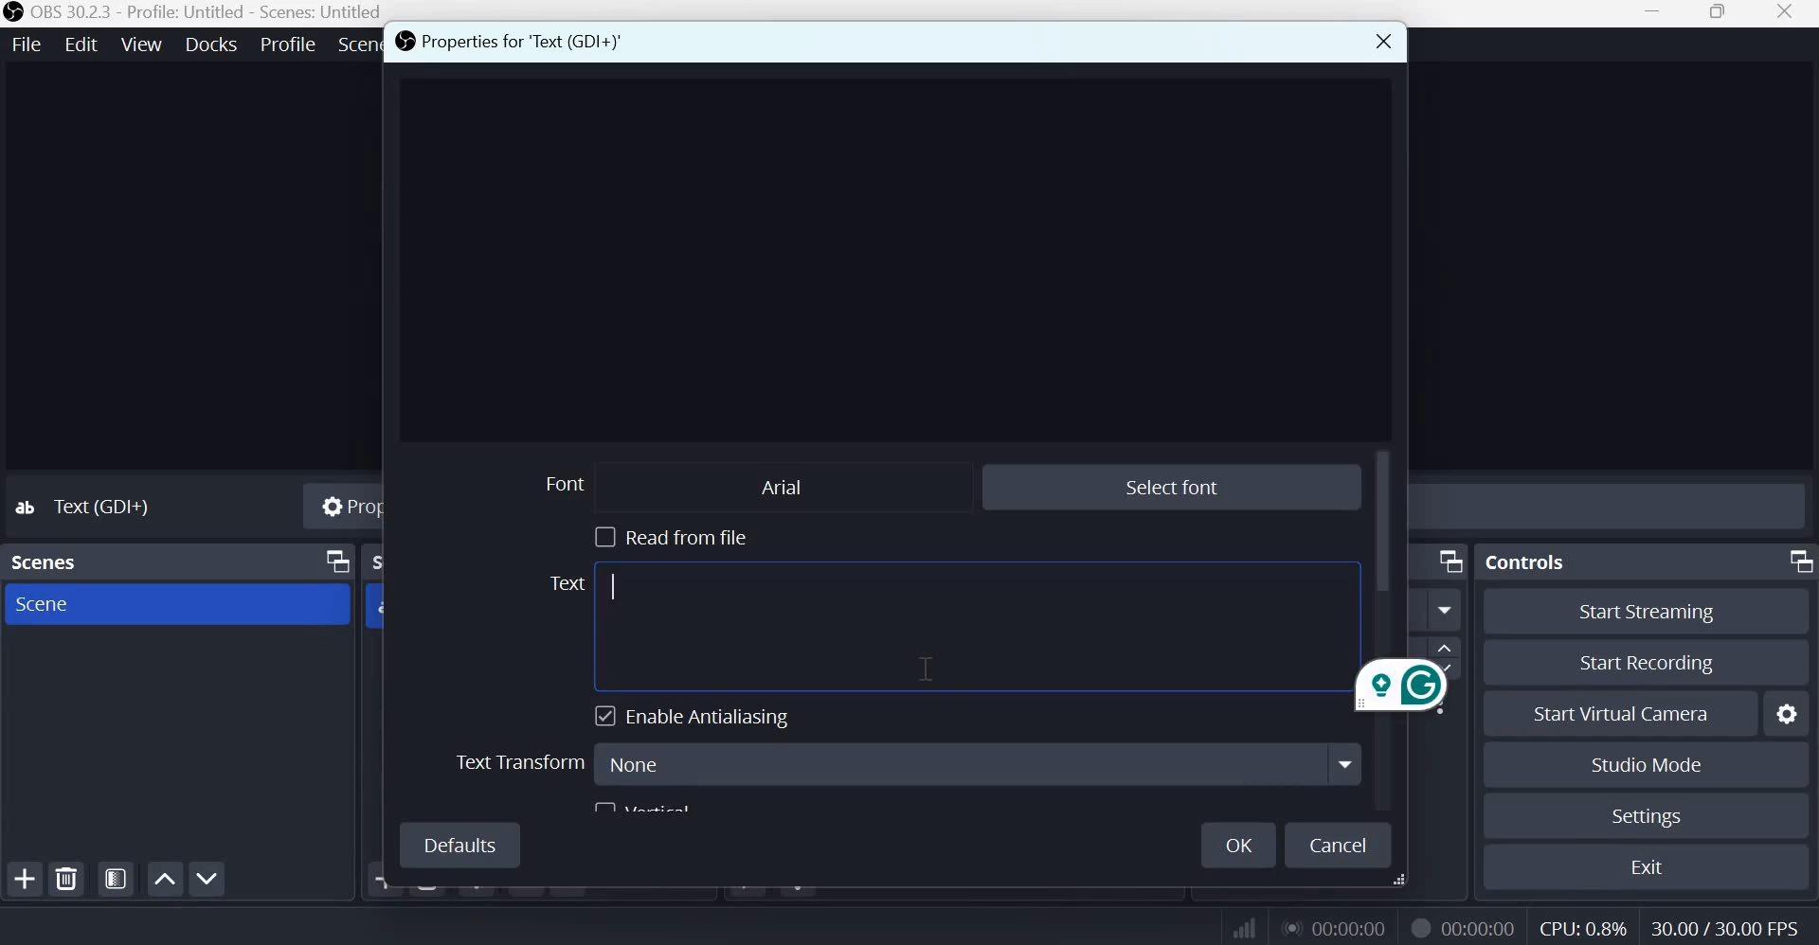  Describe the element at coordinates (1446, 648) in the screenshot. I see `increase` at that location.